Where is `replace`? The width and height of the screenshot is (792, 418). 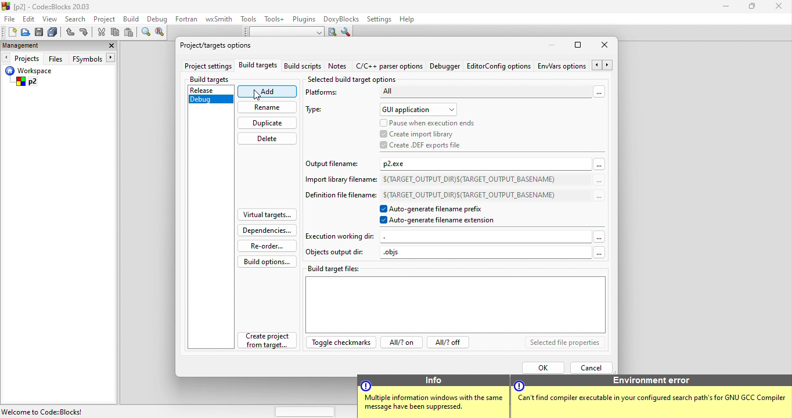 replace is located at coordinates (162, 33).